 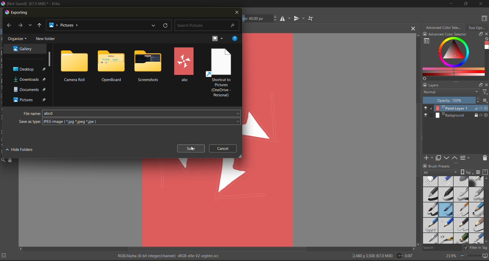 I want to click on vertical scroll bar, so click(x=417, y=140).